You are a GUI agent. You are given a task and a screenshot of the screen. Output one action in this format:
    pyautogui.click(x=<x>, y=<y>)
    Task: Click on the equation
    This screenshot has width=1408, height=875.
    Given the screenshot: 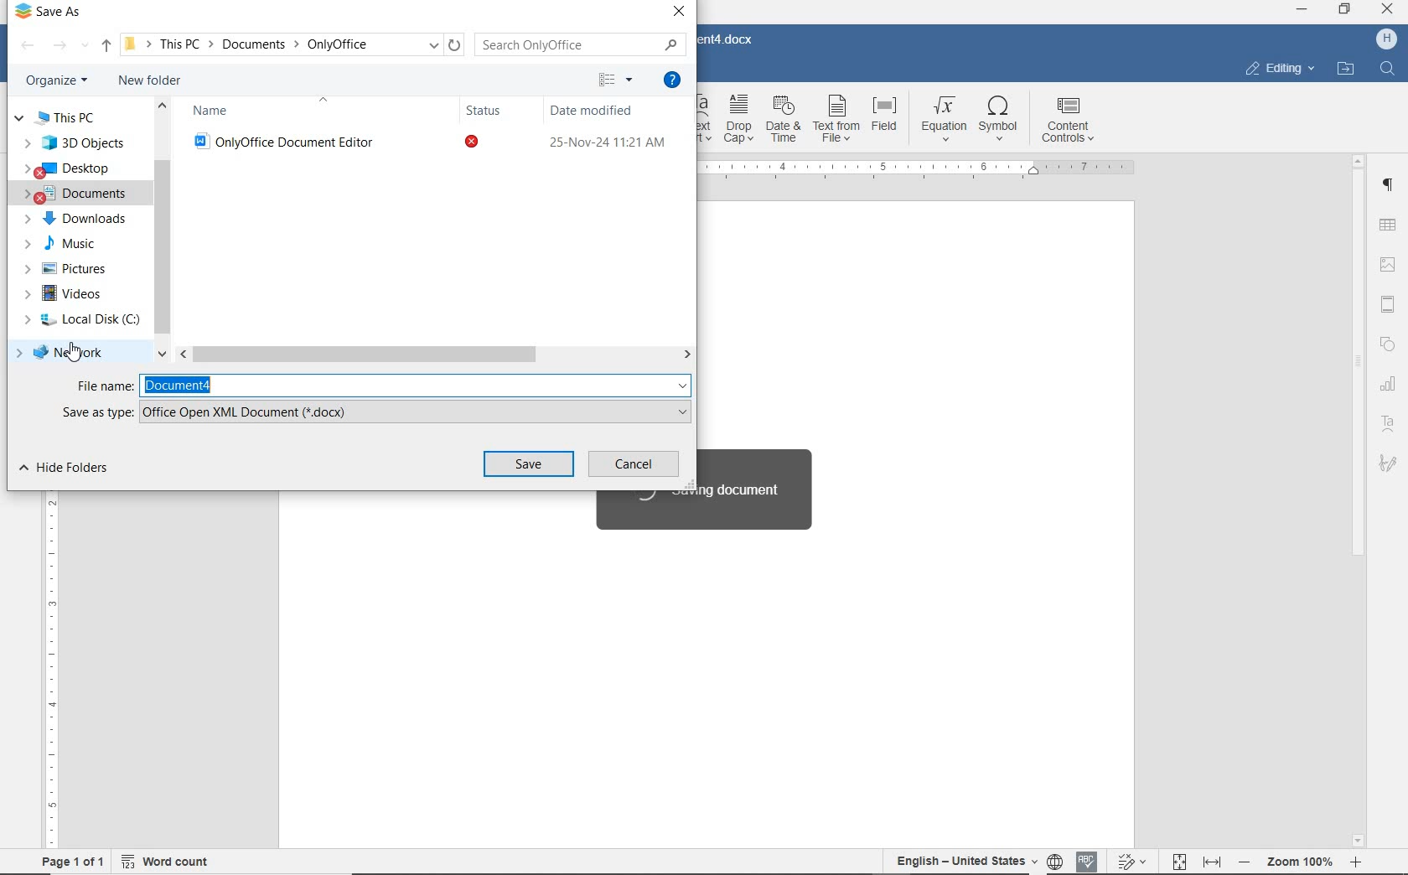 What is the action you would take?
    pyautogui.click(x=945, y=117)
    